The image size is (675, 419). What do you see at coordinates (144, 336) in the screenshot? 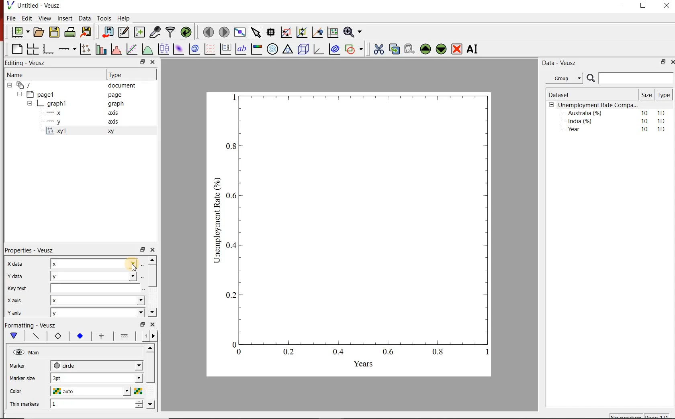
I see `more left` at bounding box center [144, 336].